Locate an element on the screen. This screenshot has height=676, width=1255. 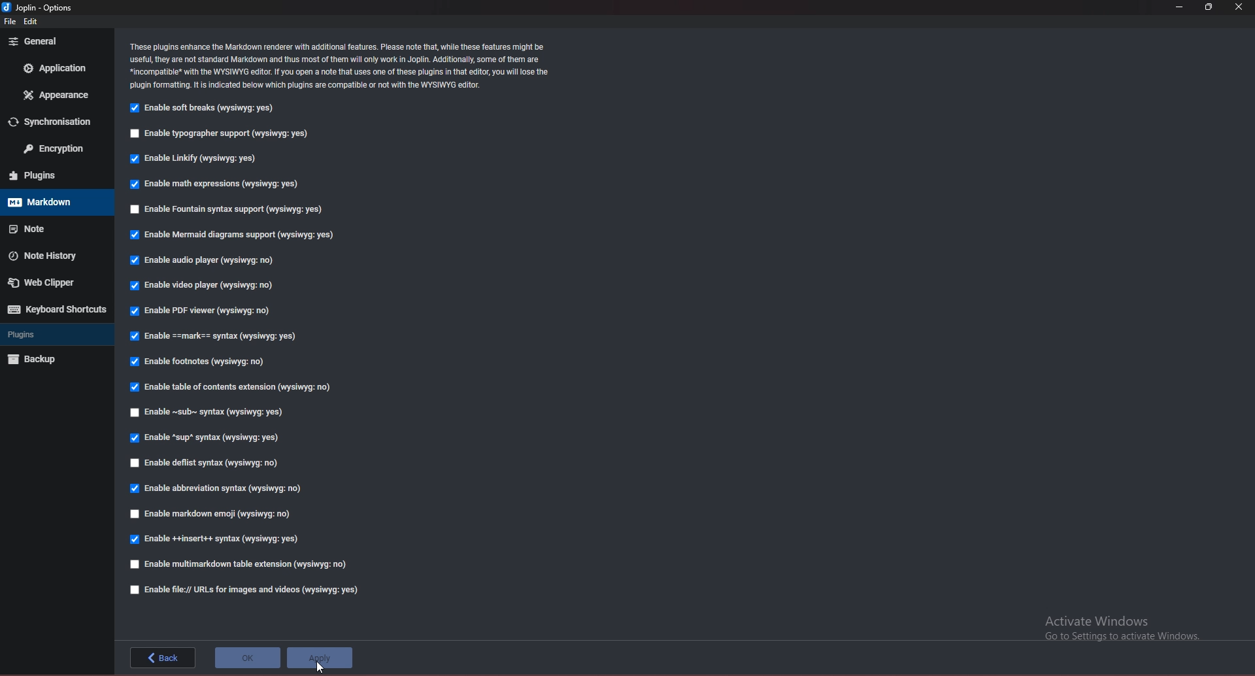
ok is located at coordinates (248, 658).